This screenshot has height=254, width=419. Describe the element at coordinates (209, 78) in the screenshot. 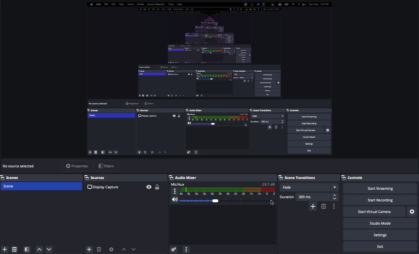

I see `Screen` at that location.